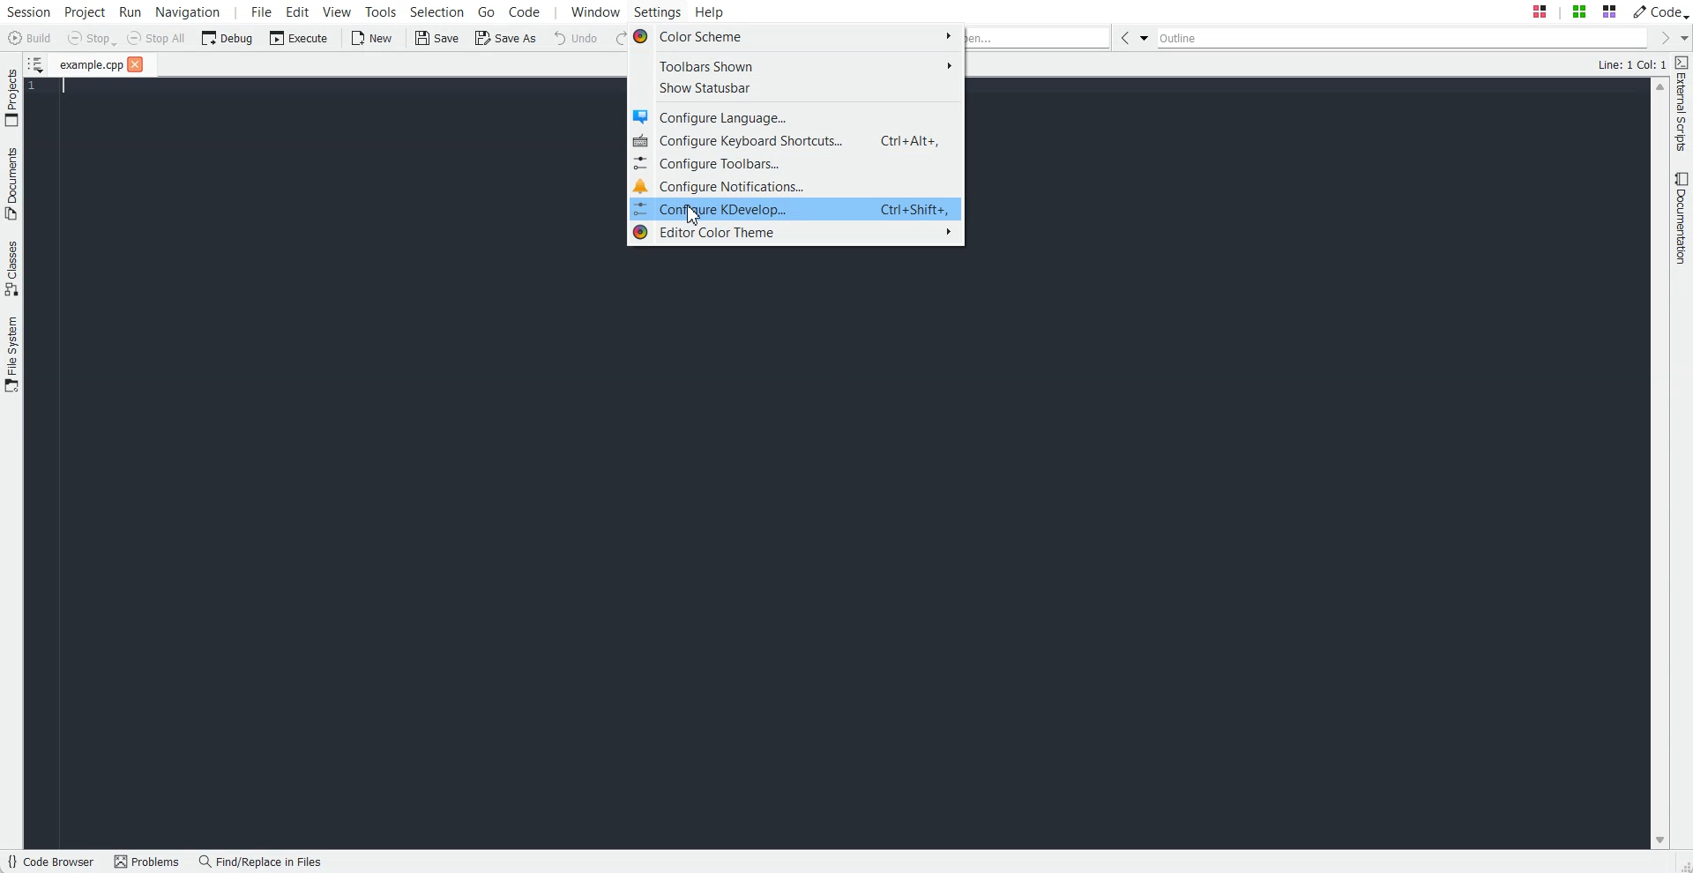 The image size is (1693, 873). I want to click on Configure Keyboard shortcuts, so click(795, 140).